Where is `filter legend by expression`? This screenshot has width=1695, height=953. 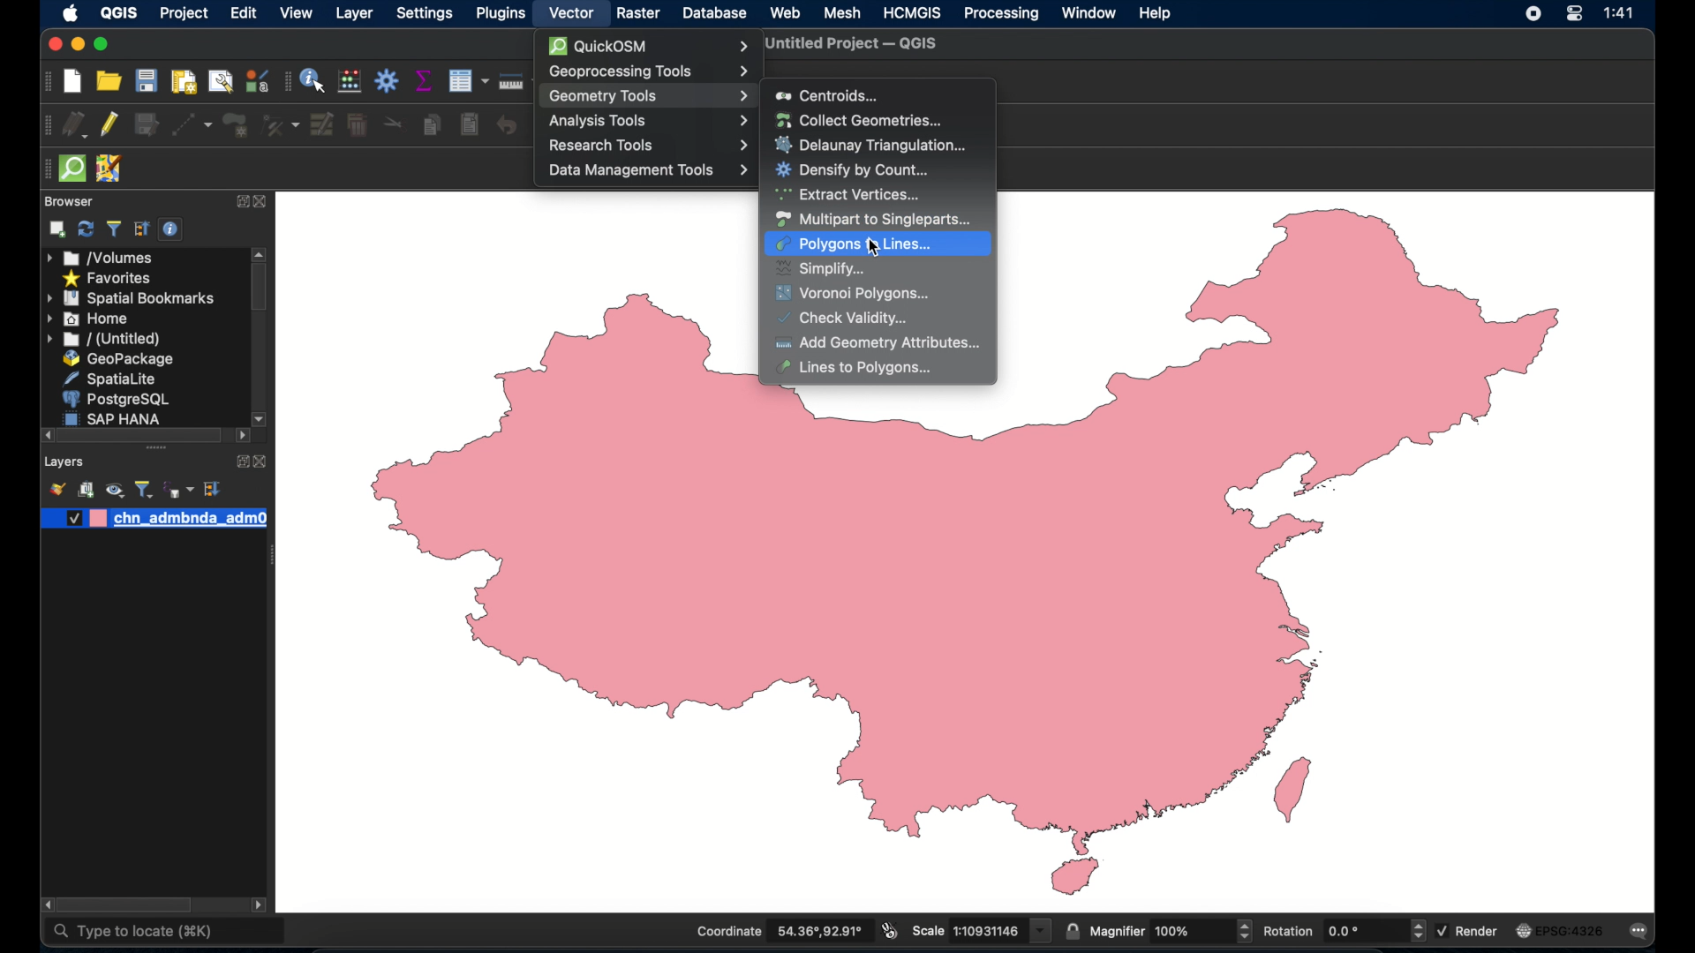
filter legend by expression is located at coordinates (177, 490).